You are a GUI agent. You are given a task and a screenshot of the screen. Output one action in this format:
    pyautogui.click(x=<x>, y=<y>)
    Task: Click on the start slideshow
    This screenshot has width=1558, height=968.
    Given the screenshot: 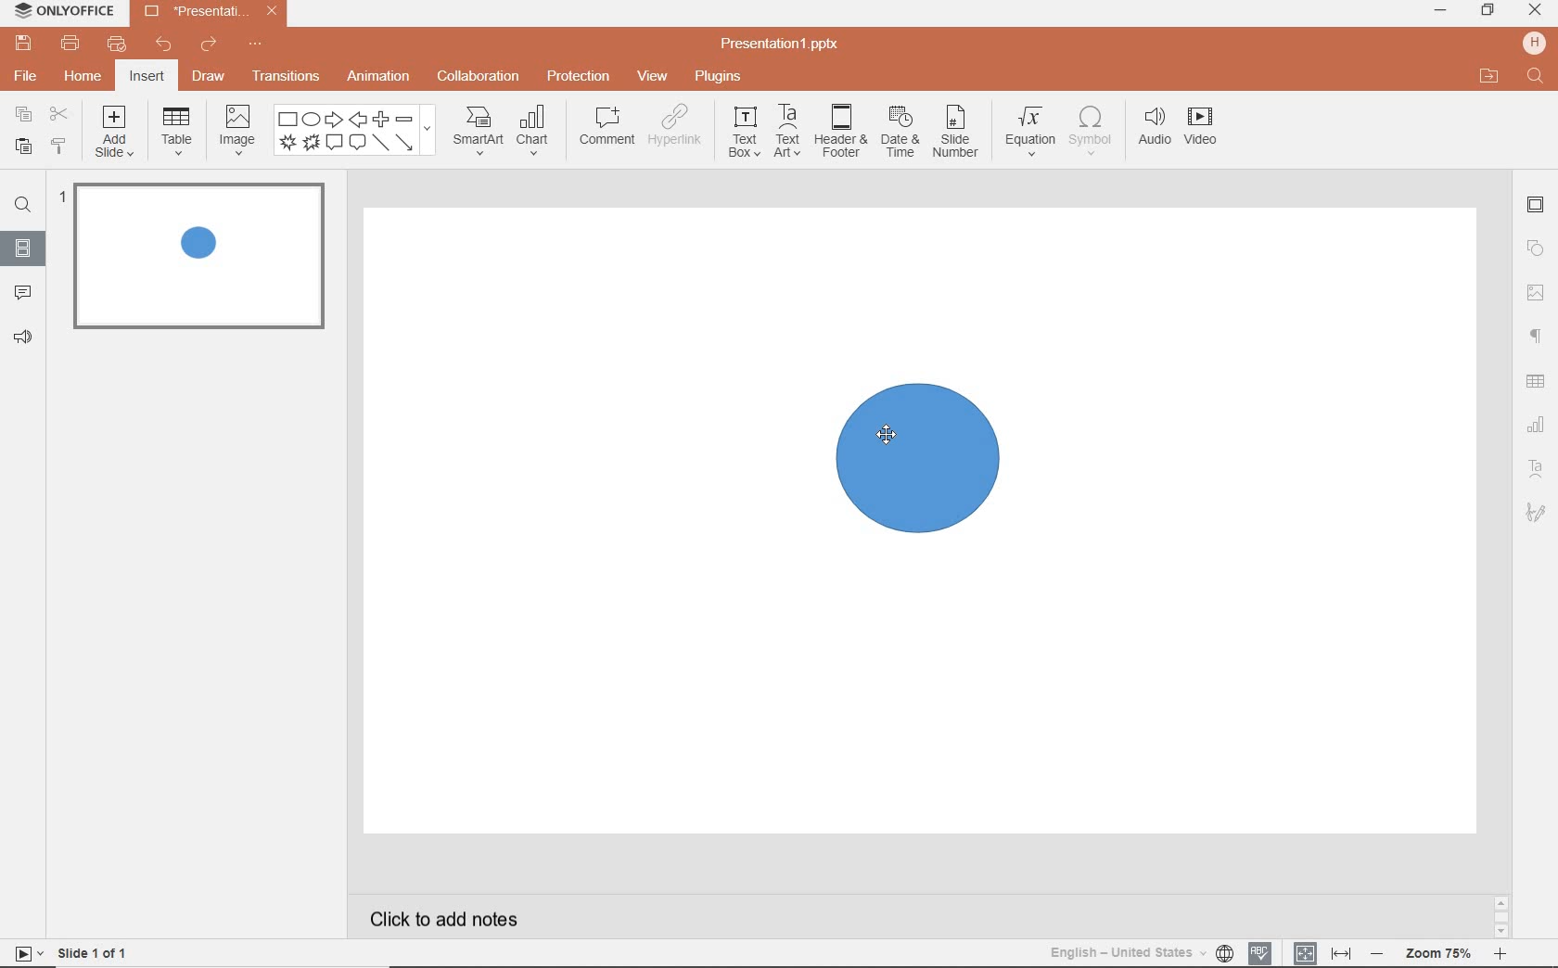 What is the action you would take?
    pyautogui.click(x=25, y=953)
    